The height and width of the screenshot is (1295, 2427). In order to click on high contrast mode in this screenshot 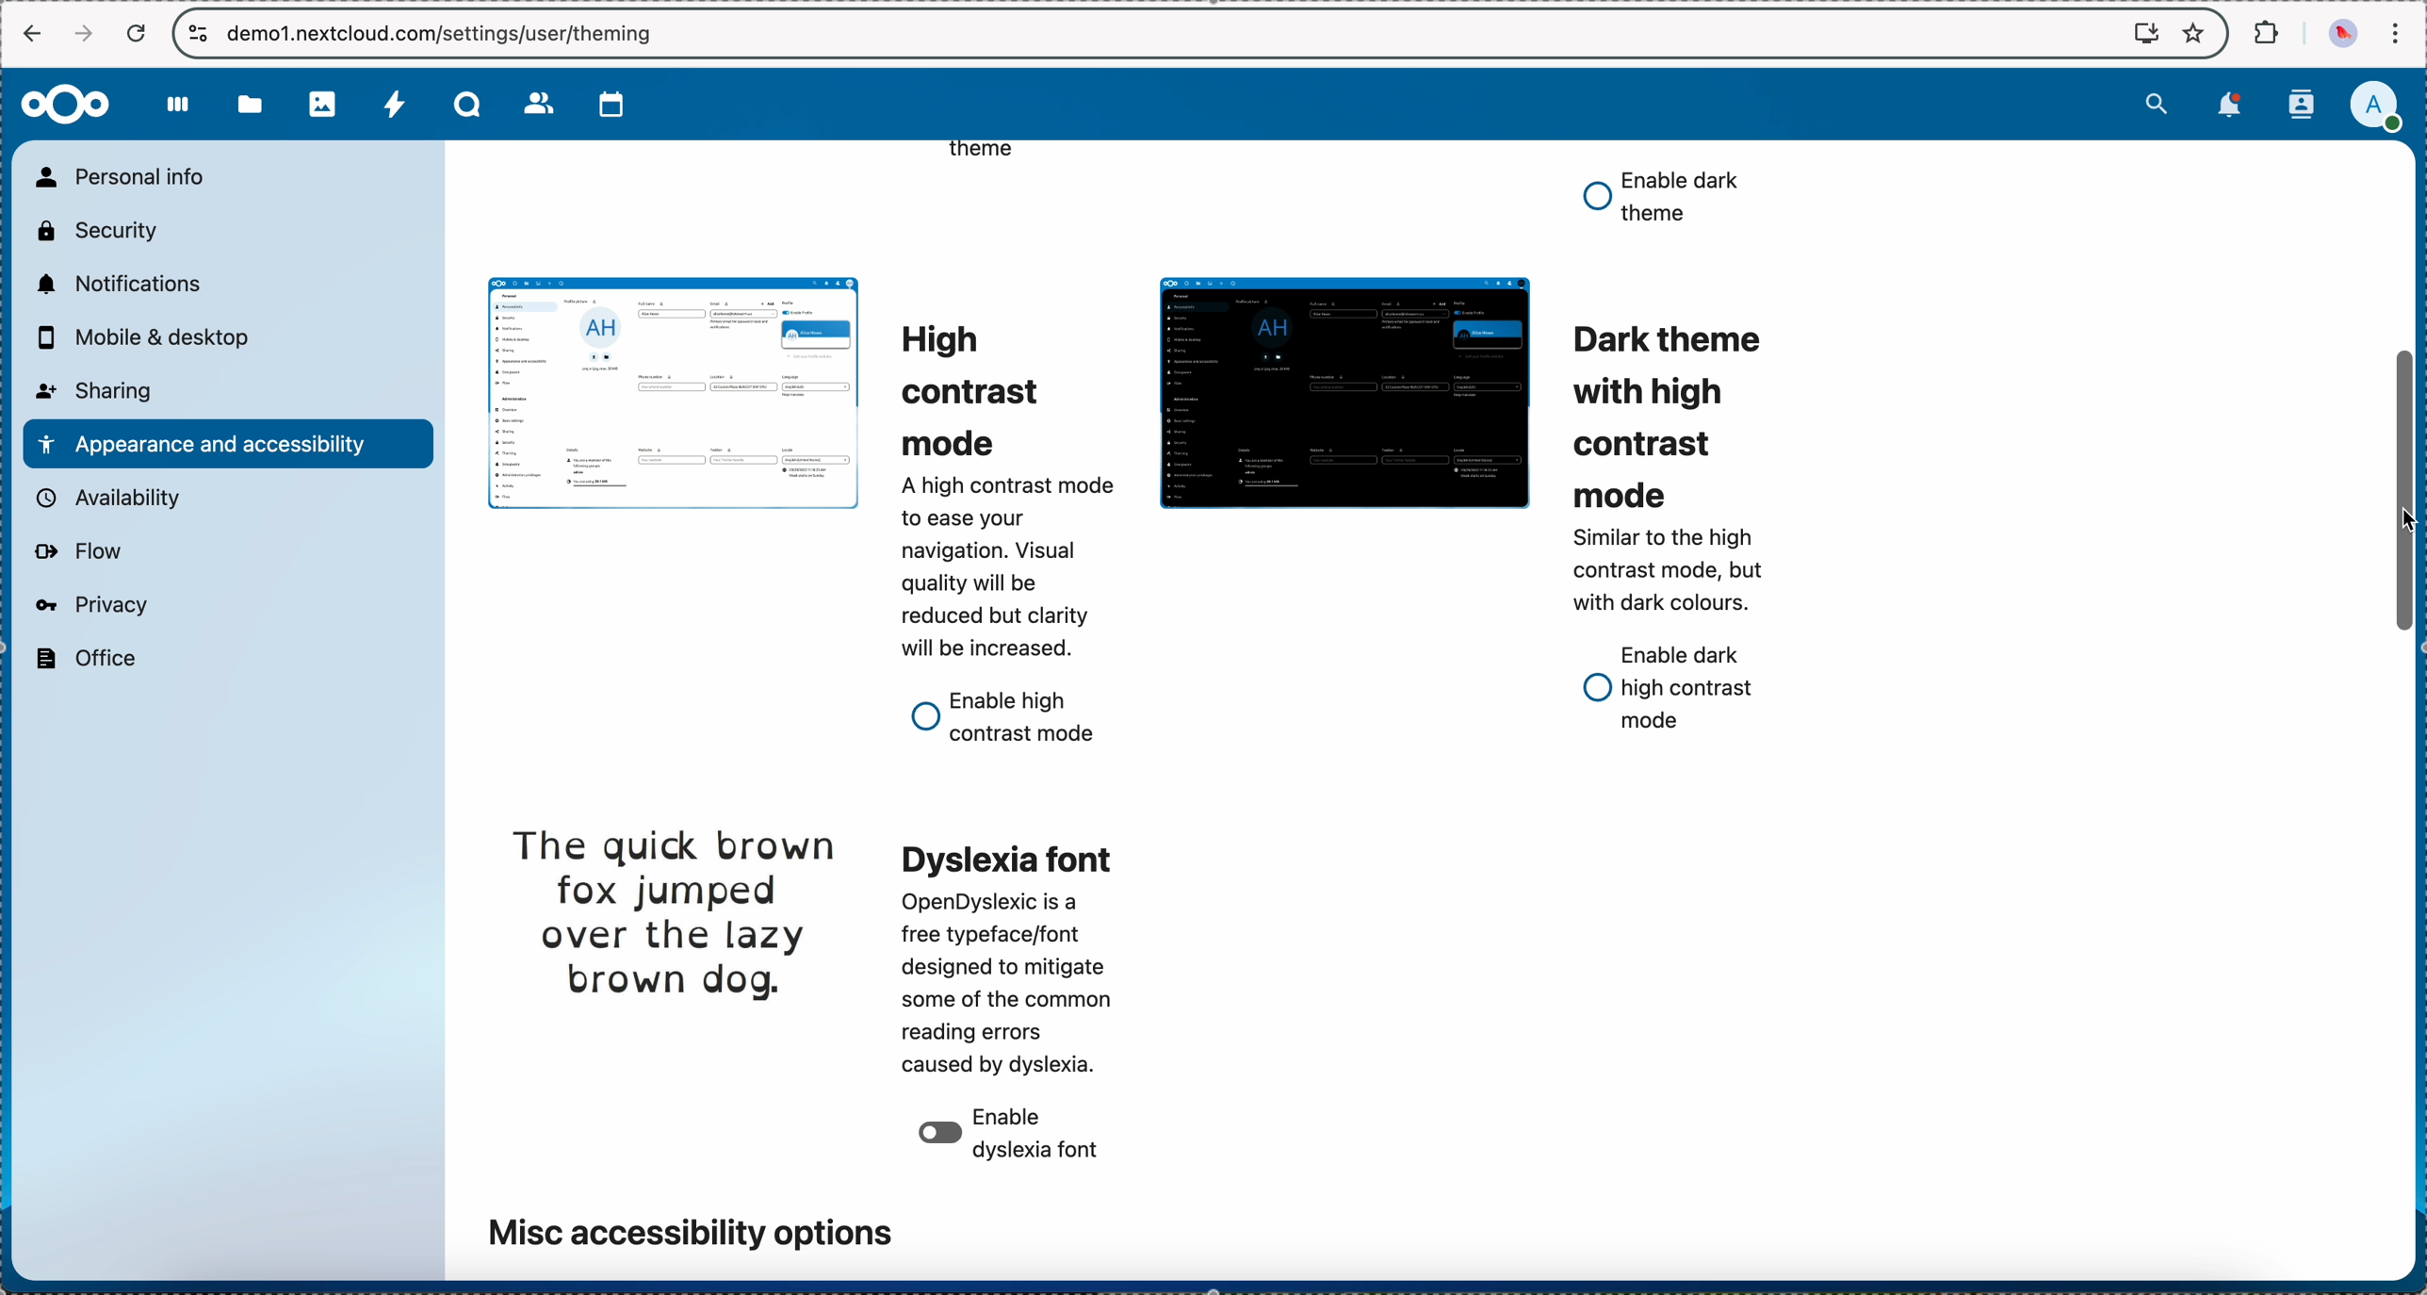, I will do `click(985, 386)`.